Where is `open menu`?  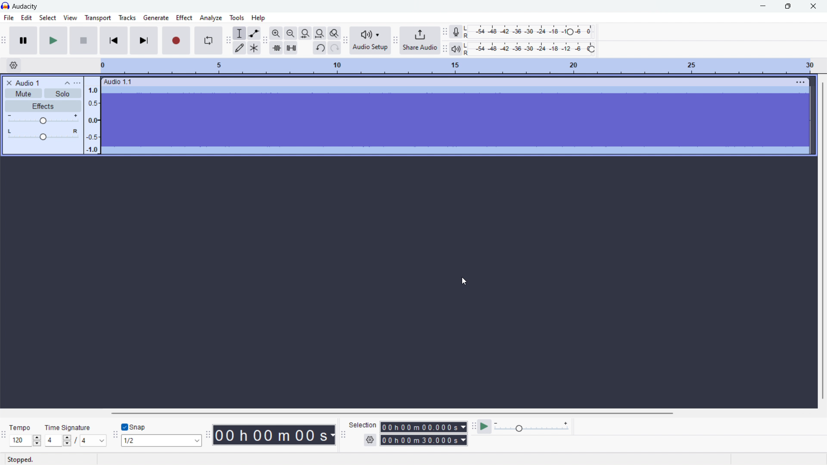
open menu is located at coordinates (77, 83).